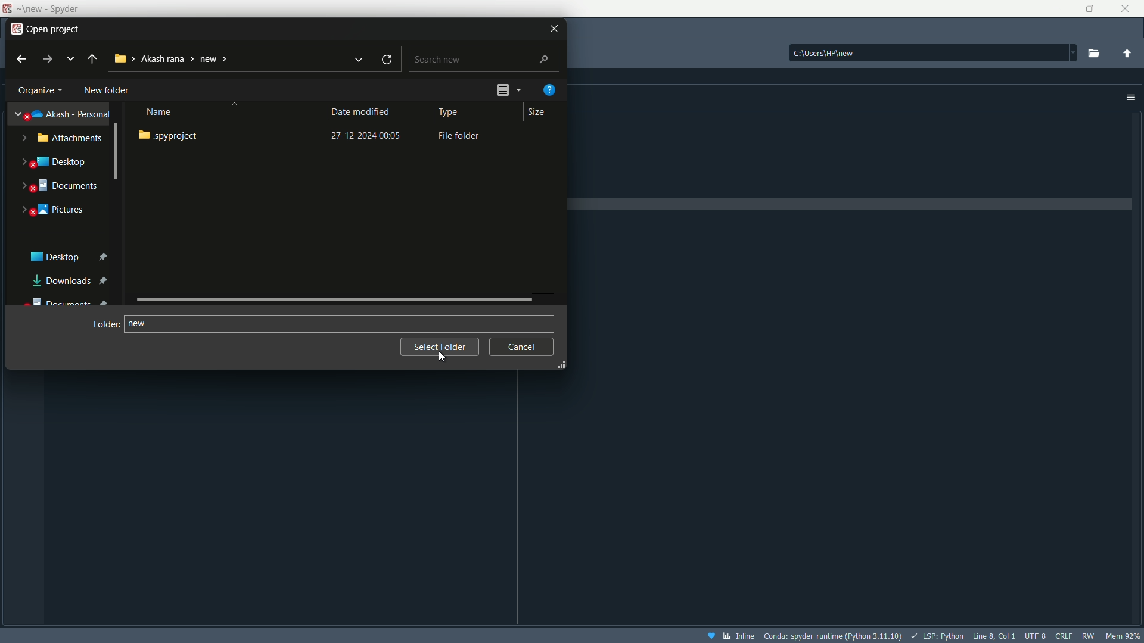  Describe the element at coordinates (1054, 7) in the screenshot. I see `minimize` at that location.